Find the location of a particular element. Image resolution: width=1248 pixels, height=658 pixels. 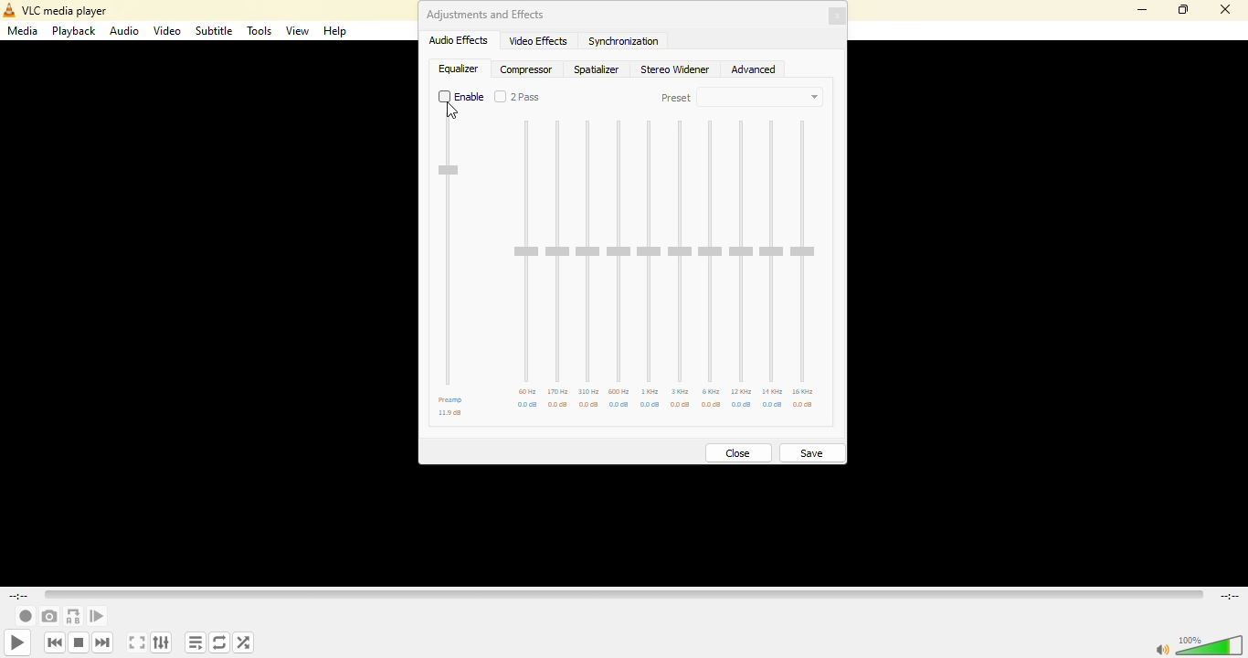

stereo widener is located at coordinates (676, 71).